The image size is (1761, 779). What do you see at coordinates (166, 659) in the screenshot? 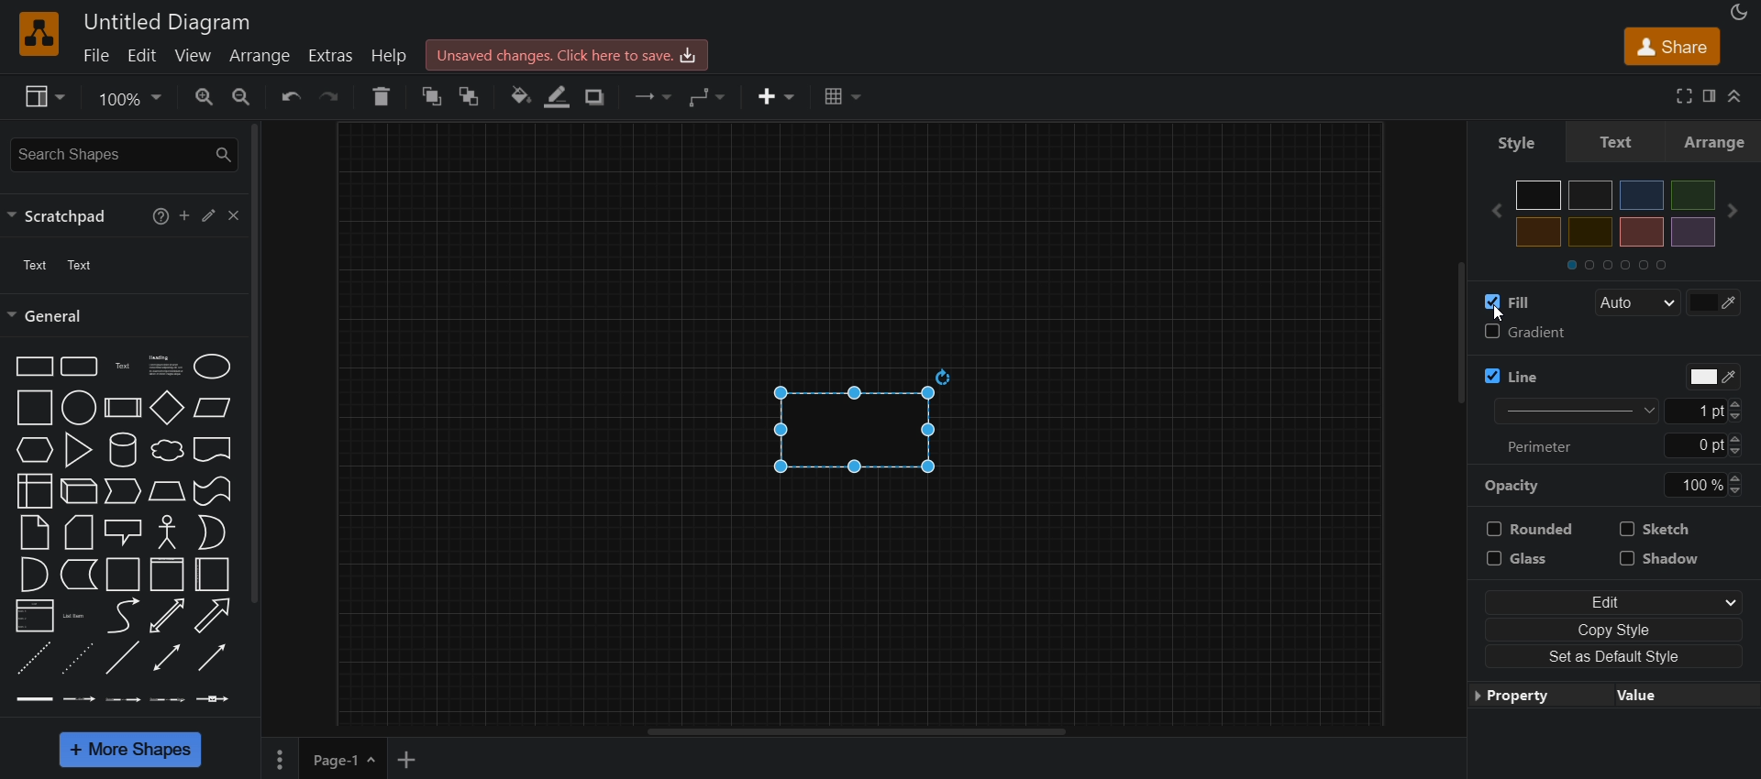
I see `bidirectional connector` at bounding box center [166, 659].